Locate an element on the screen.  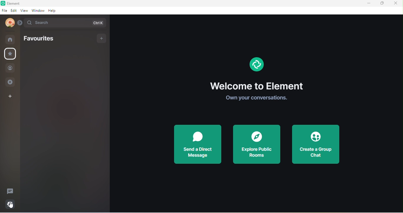
create a group chat is located at coordinates (315, 145).